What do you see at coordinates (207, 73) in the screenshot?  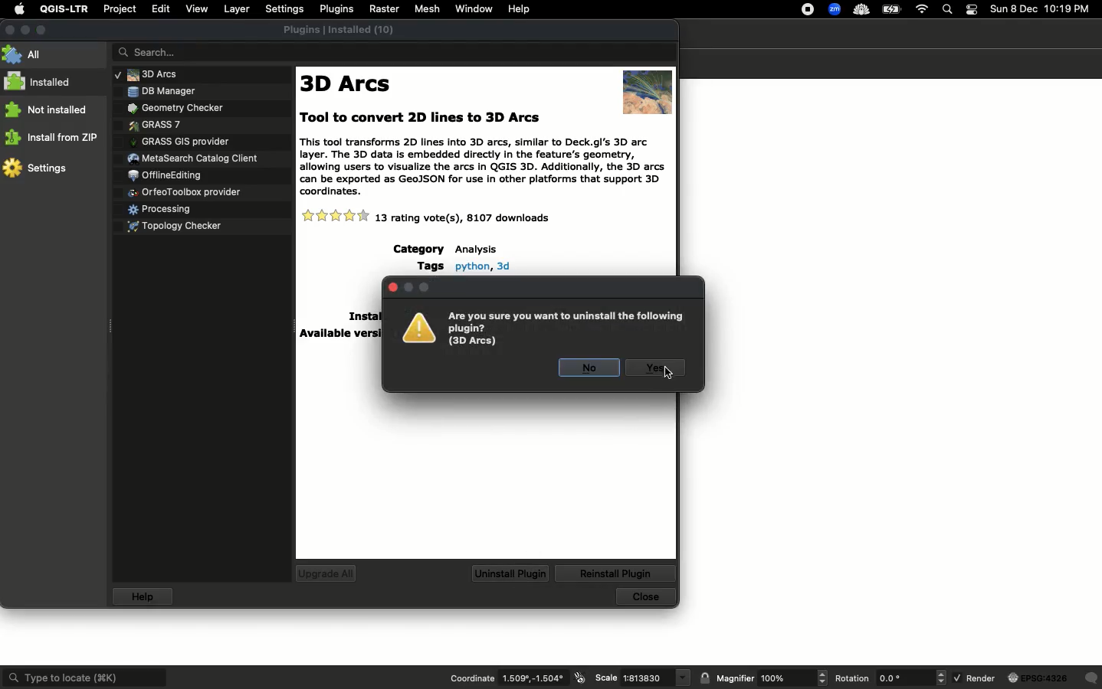 I see `Plugins` at bounding box center [207, 73].